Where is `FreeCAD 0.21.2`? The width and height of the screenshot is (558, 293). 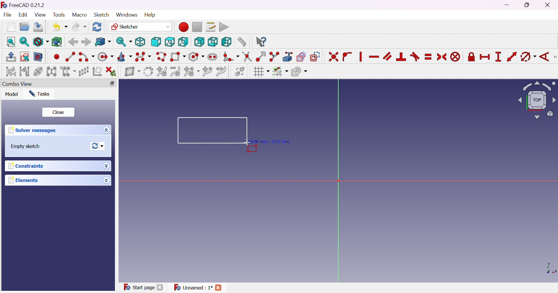 FreeCAD 0.21.2 is located at coordinates (23, 4).